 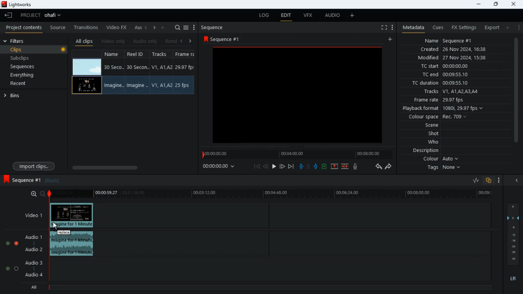 I want to click on recent, so click(x=26, y=84).